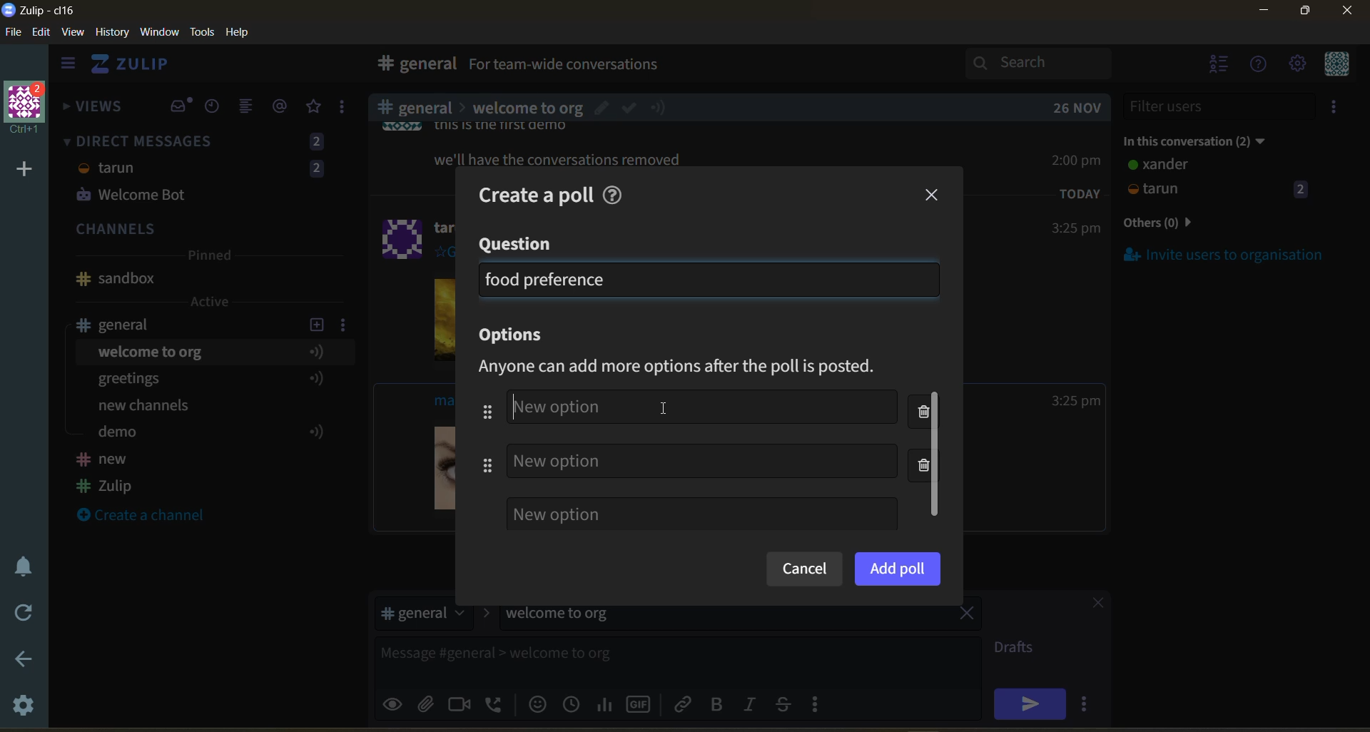  Describe the element at coordinates (206, 395) in the screenshot. I see `topics` at that location.